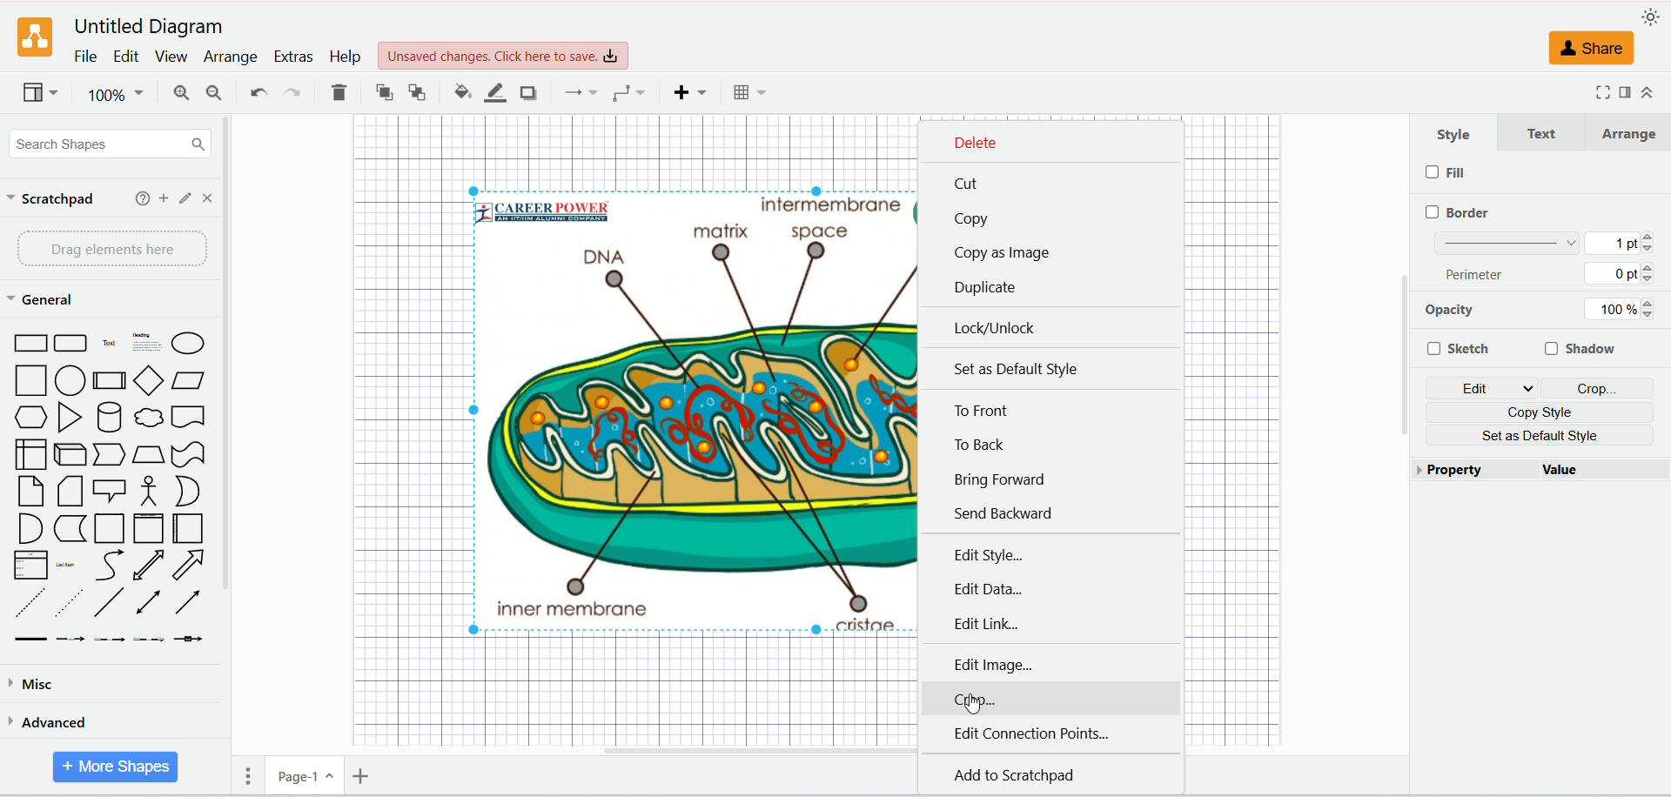 This screenshot has width=1671, height=797. What do you see at coordinates (534, 94) in the screenshot?
I see `shadow` at bounding box center [534, 94].